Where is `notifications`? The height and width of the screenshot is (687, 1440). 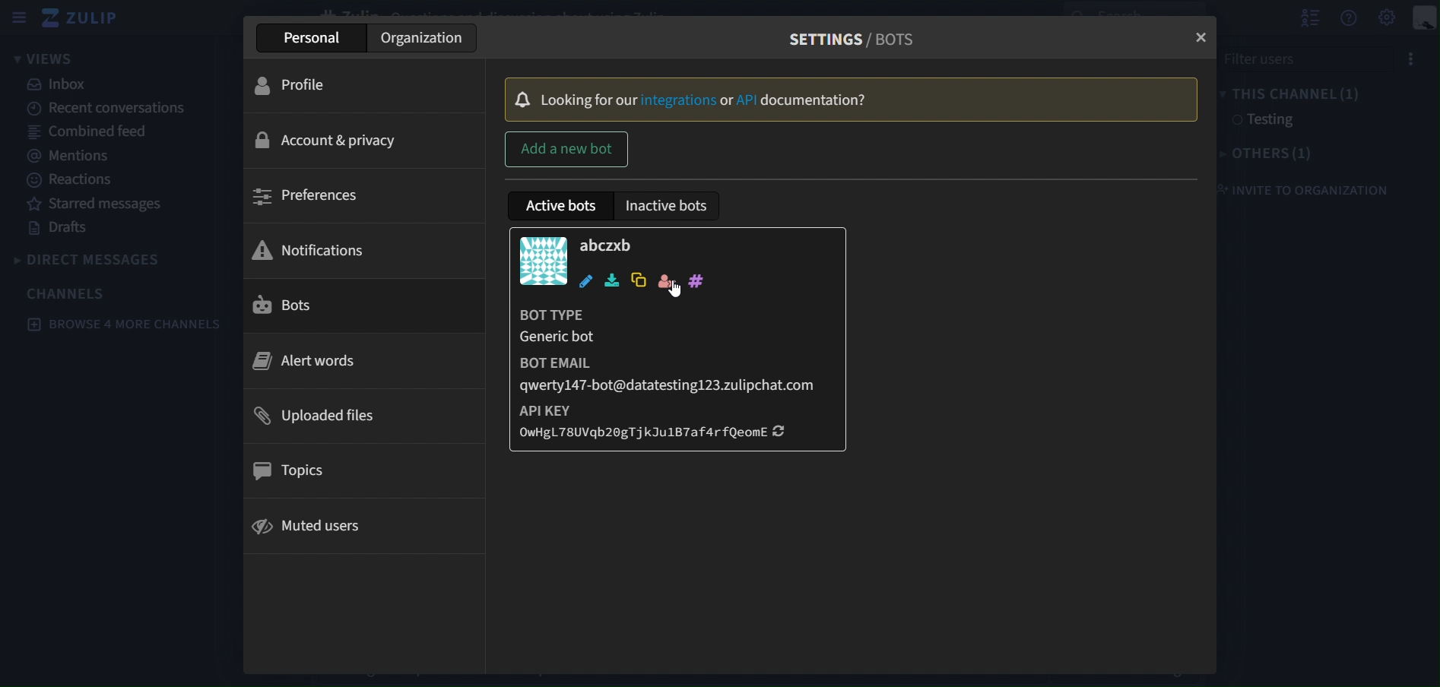 notifications is located at coordinates (328, 248).